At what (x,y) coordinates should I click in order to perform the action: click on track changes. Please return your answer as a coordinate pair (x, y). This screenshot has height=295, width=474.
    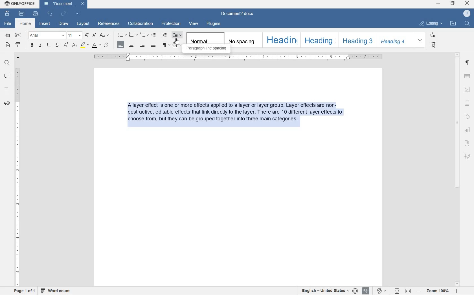
    Looking at the image, I should click on (381, 291).